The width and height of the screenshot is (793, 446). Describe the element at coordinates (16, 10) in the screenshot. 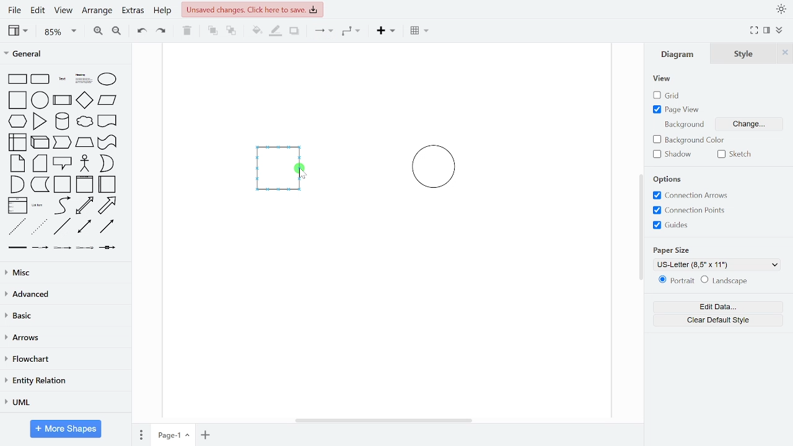

I see `file` at that location.